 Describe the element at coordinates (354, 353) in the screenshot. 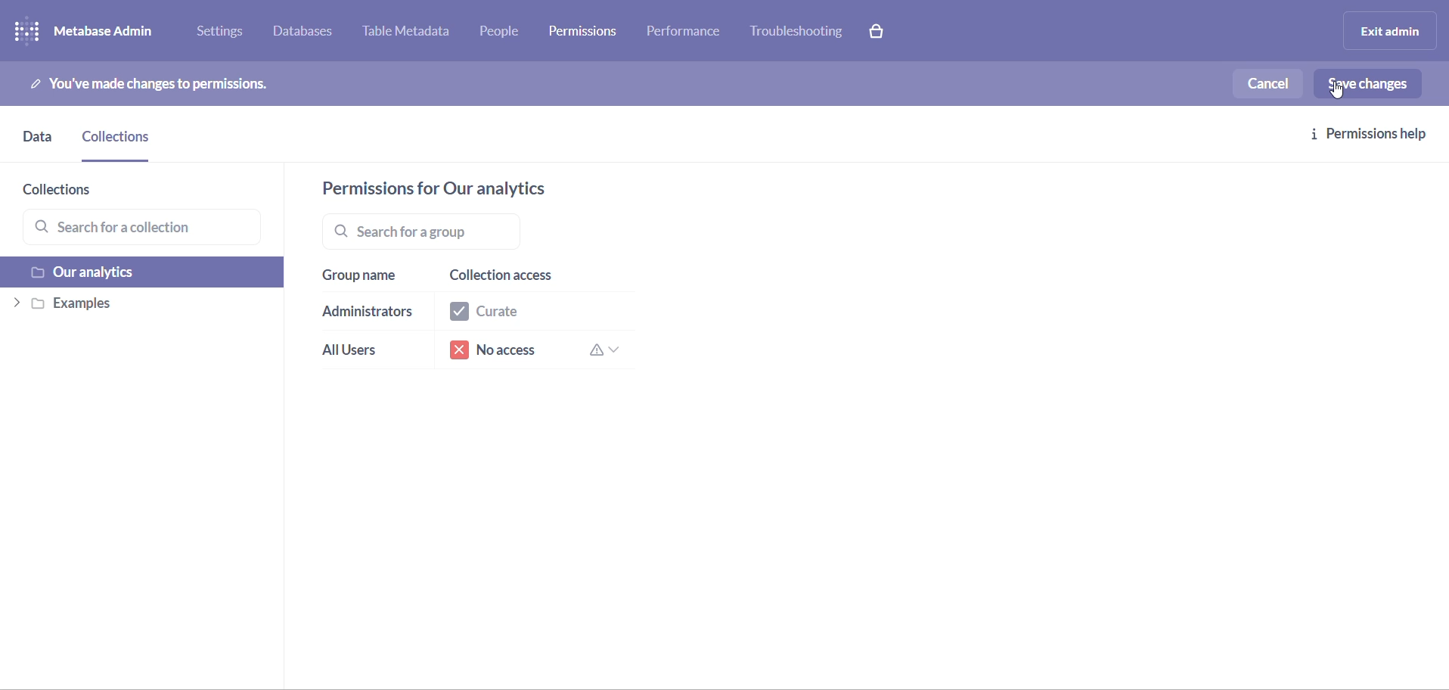

I see `all users group` at that location.